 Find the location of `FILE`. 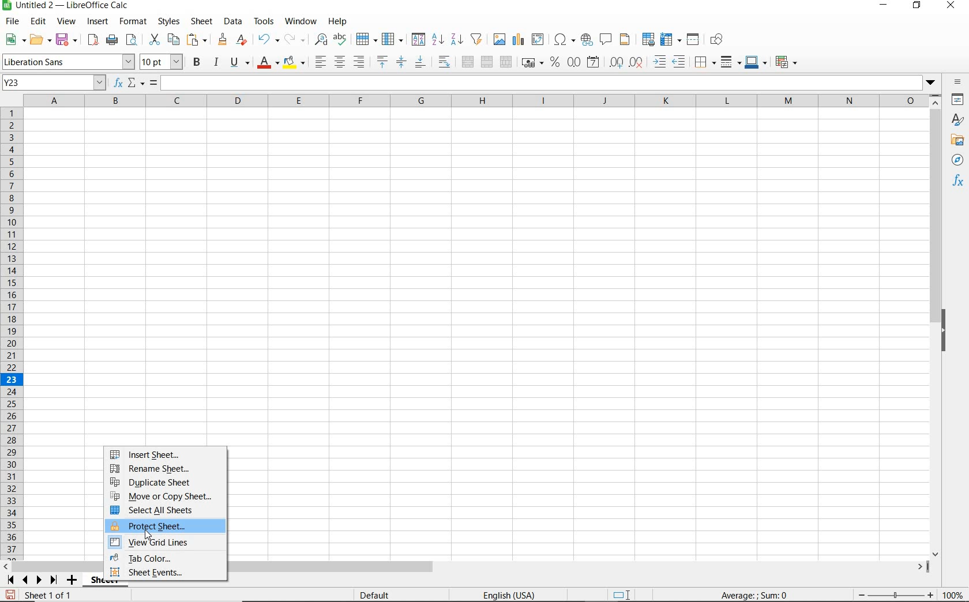

FILE is located at coordinates (11, 21).